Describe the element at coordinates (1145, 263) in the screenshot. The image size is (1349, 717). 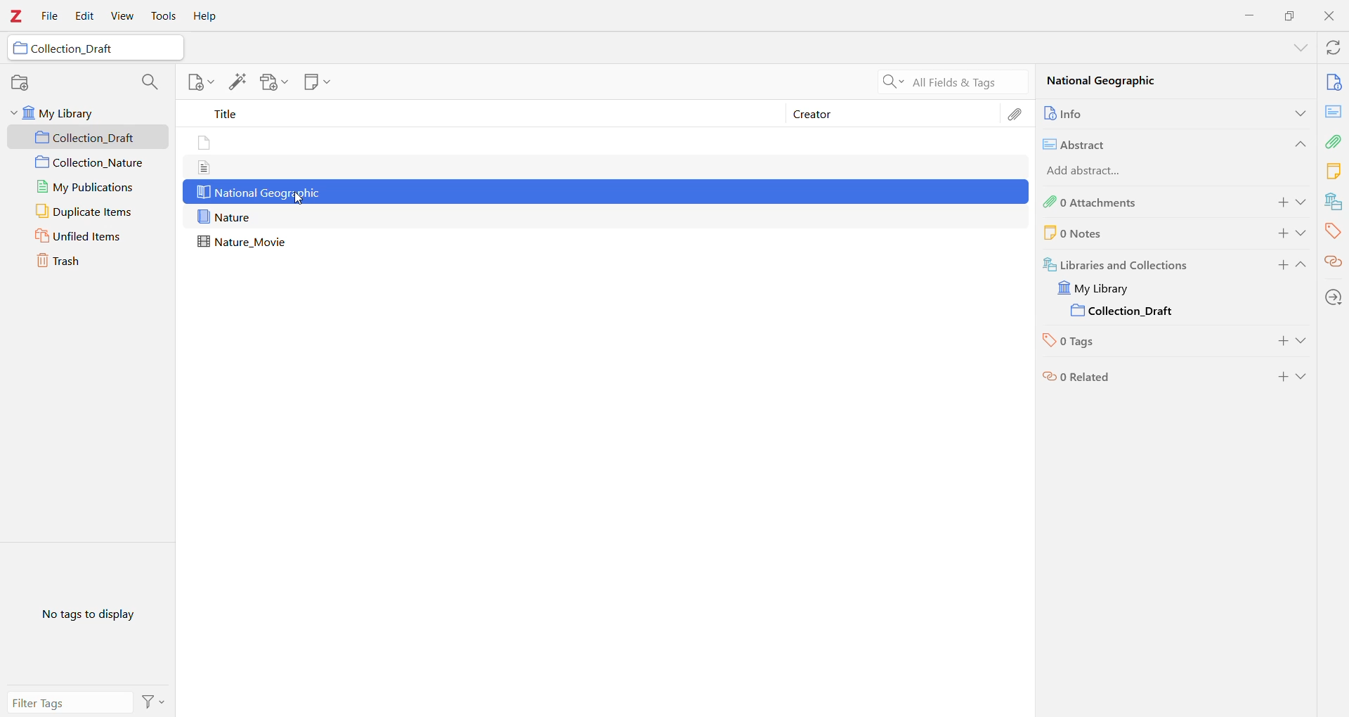
I see `Libraries and Collections` at that location.